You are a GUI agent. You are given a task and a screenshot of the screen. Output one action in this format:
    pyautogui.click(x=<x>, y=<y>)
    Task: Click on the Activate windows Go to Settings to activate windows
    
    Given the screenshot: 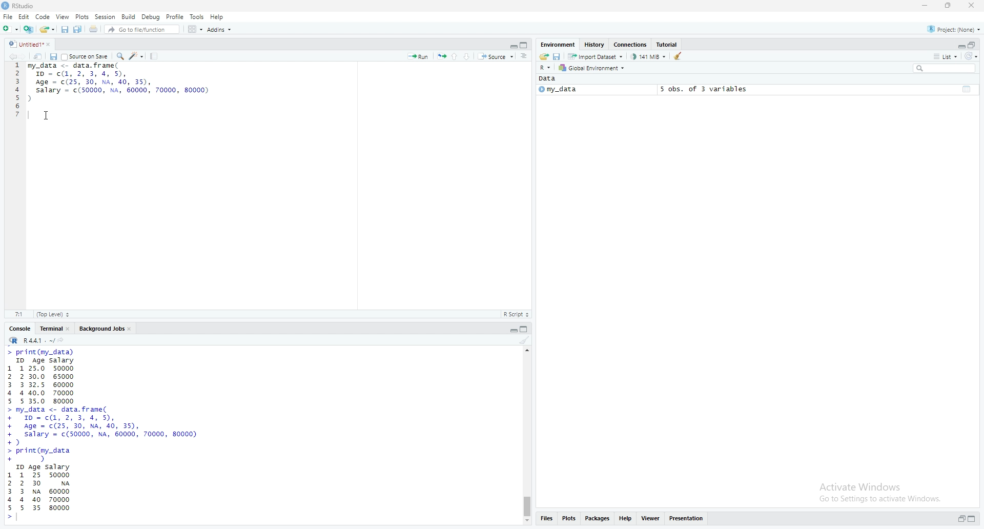 What is the action you would take?
    pyautogui.click(x=871, y=492)
    